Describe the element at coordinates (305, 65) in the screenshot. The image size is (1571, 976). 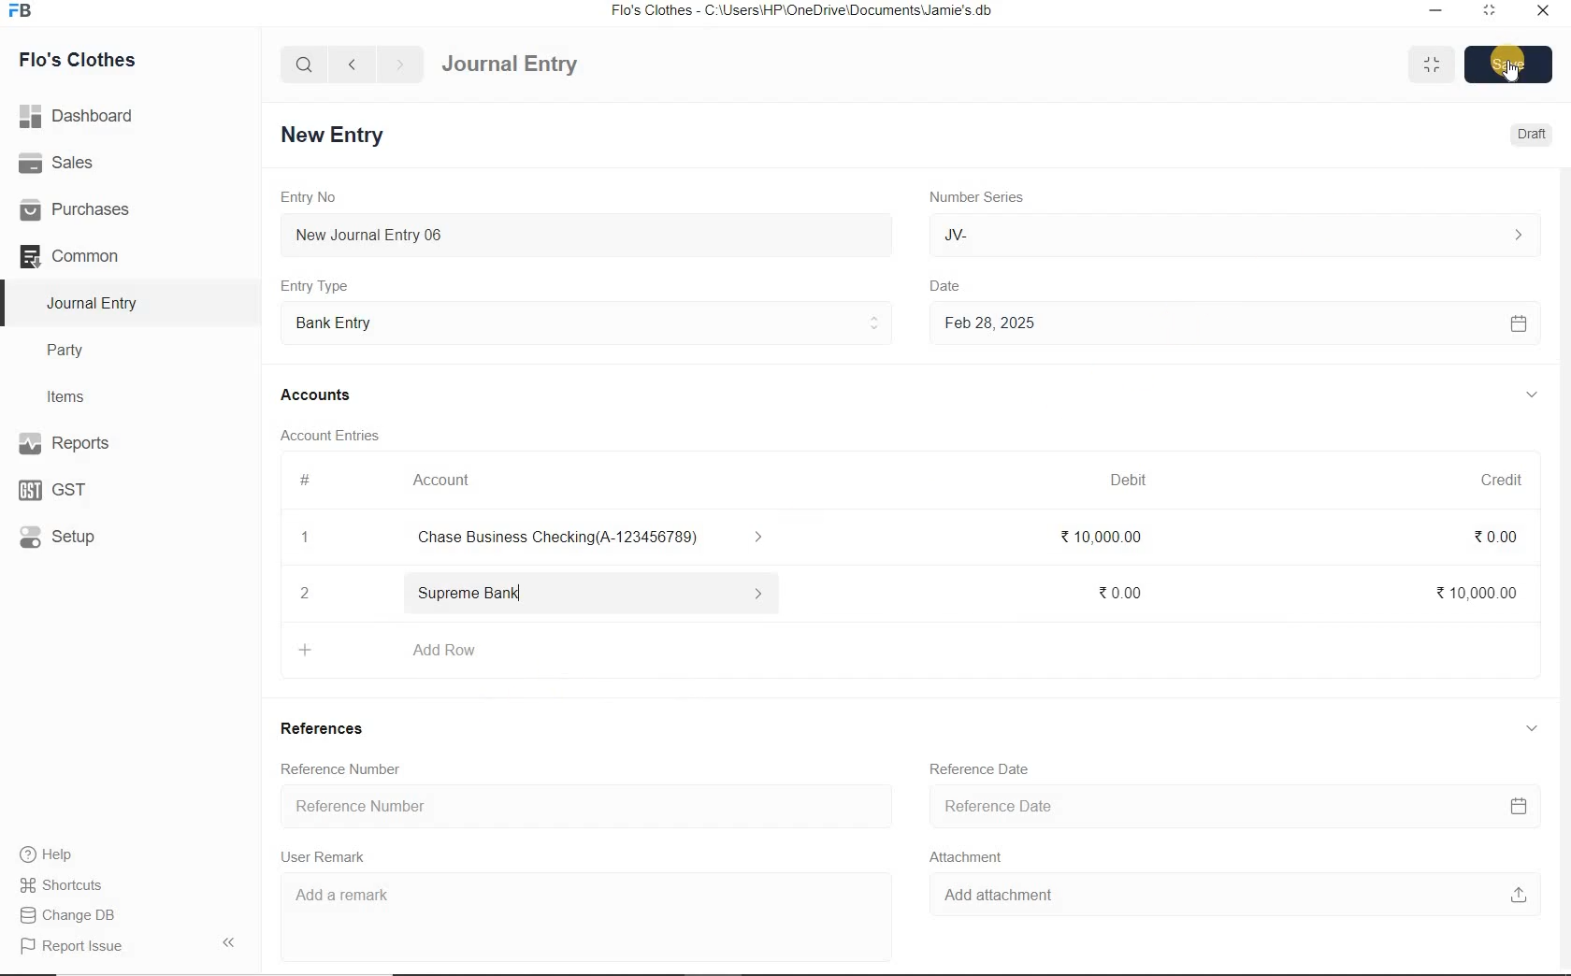
I see `search` at that location.